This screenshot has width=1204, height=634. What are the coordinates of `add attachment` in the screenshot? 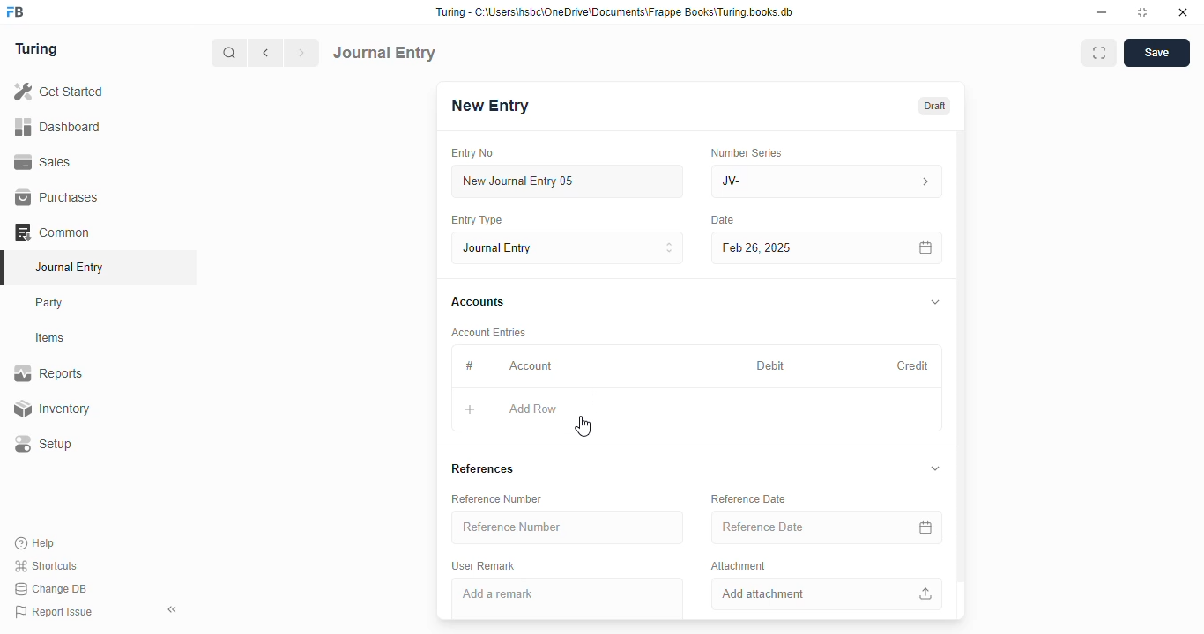 It's located at (828, 593).